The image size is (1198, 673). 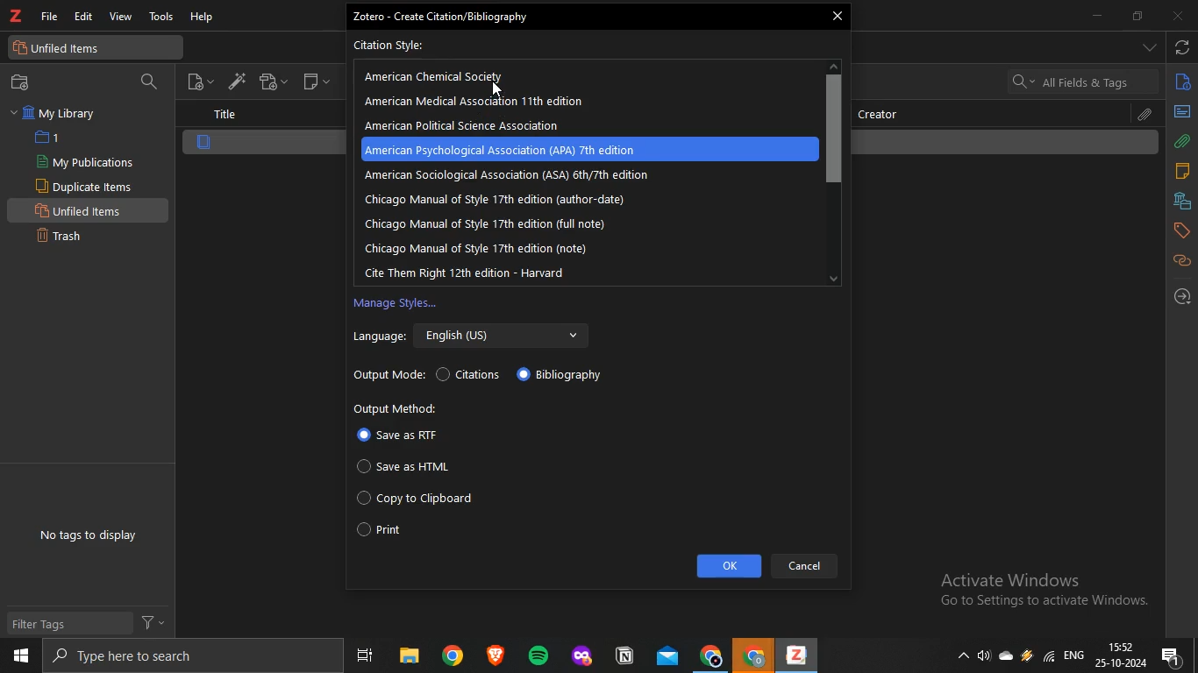 What do you see at coordinates (754, 655) in the screenshot?
I see `chrome` at bounding box center [754, 655].